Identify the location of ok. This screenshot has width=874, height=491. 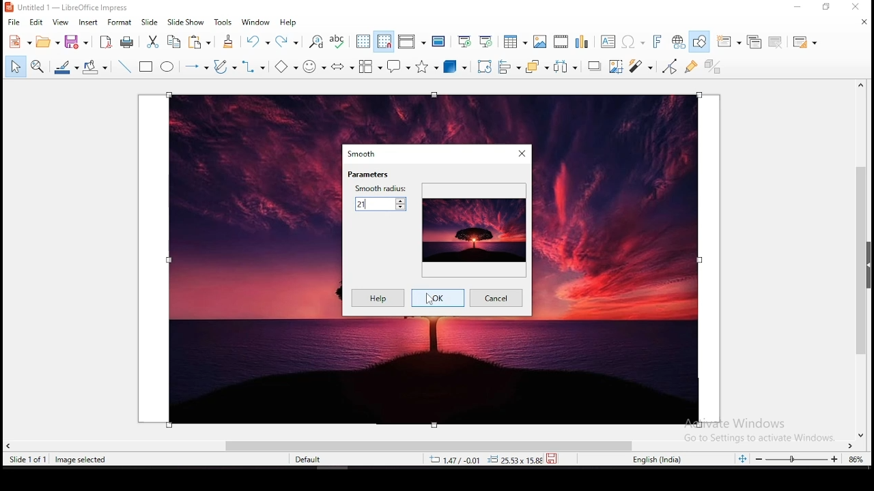
(437, 298).